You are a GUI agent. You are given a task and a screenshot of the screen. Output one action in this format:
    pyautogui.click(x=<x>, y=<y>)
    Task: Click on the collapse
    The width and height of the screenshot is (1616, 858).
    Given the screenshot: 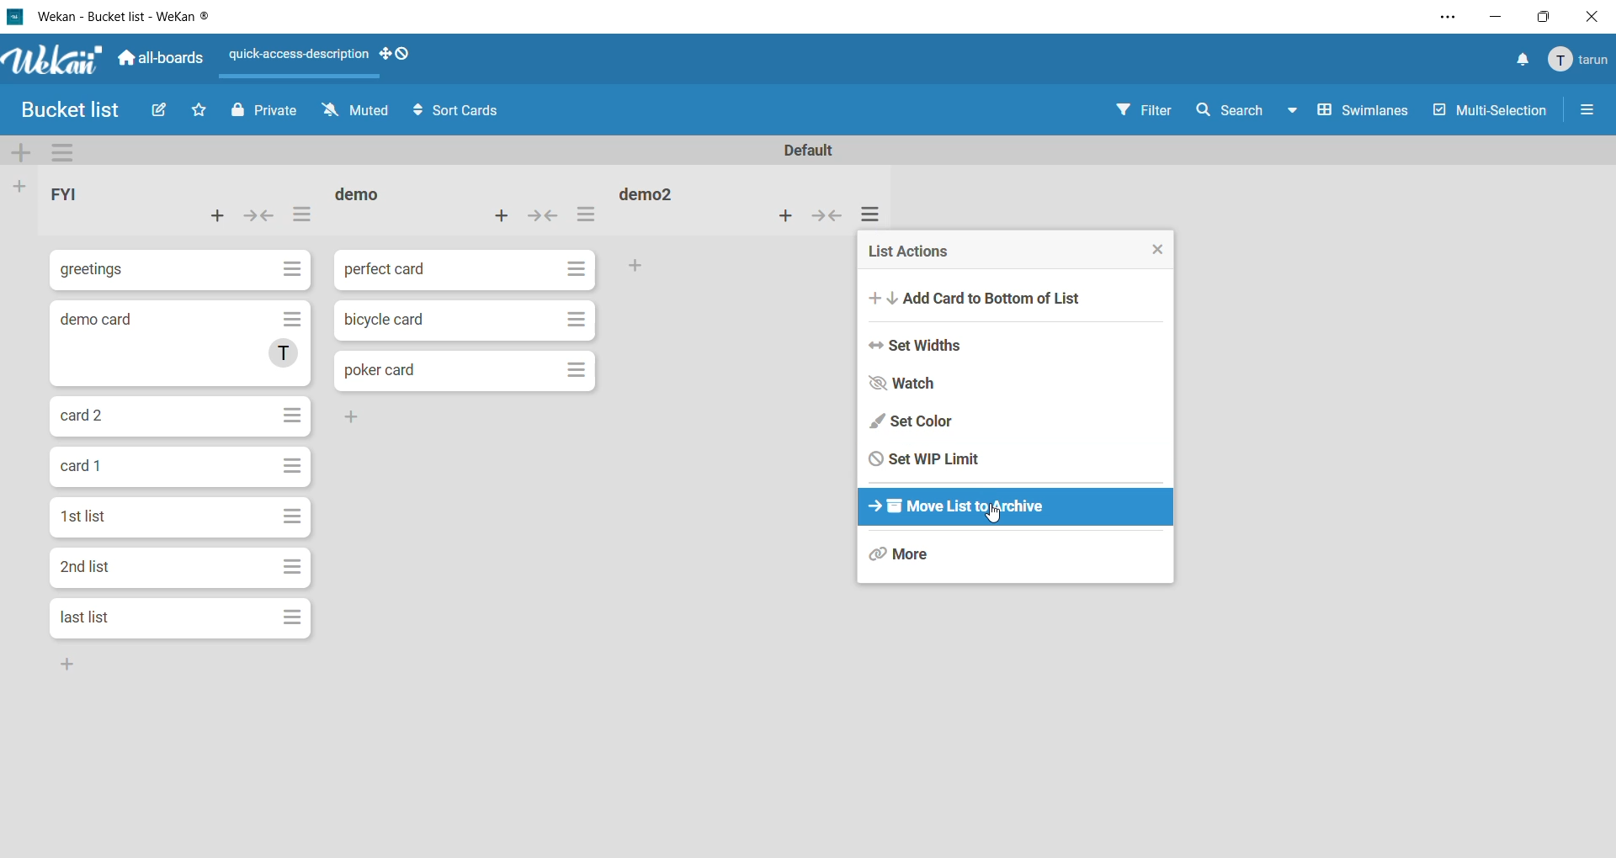 What is the action you would take?
    pyautogui.click(x=541, y=216)
    